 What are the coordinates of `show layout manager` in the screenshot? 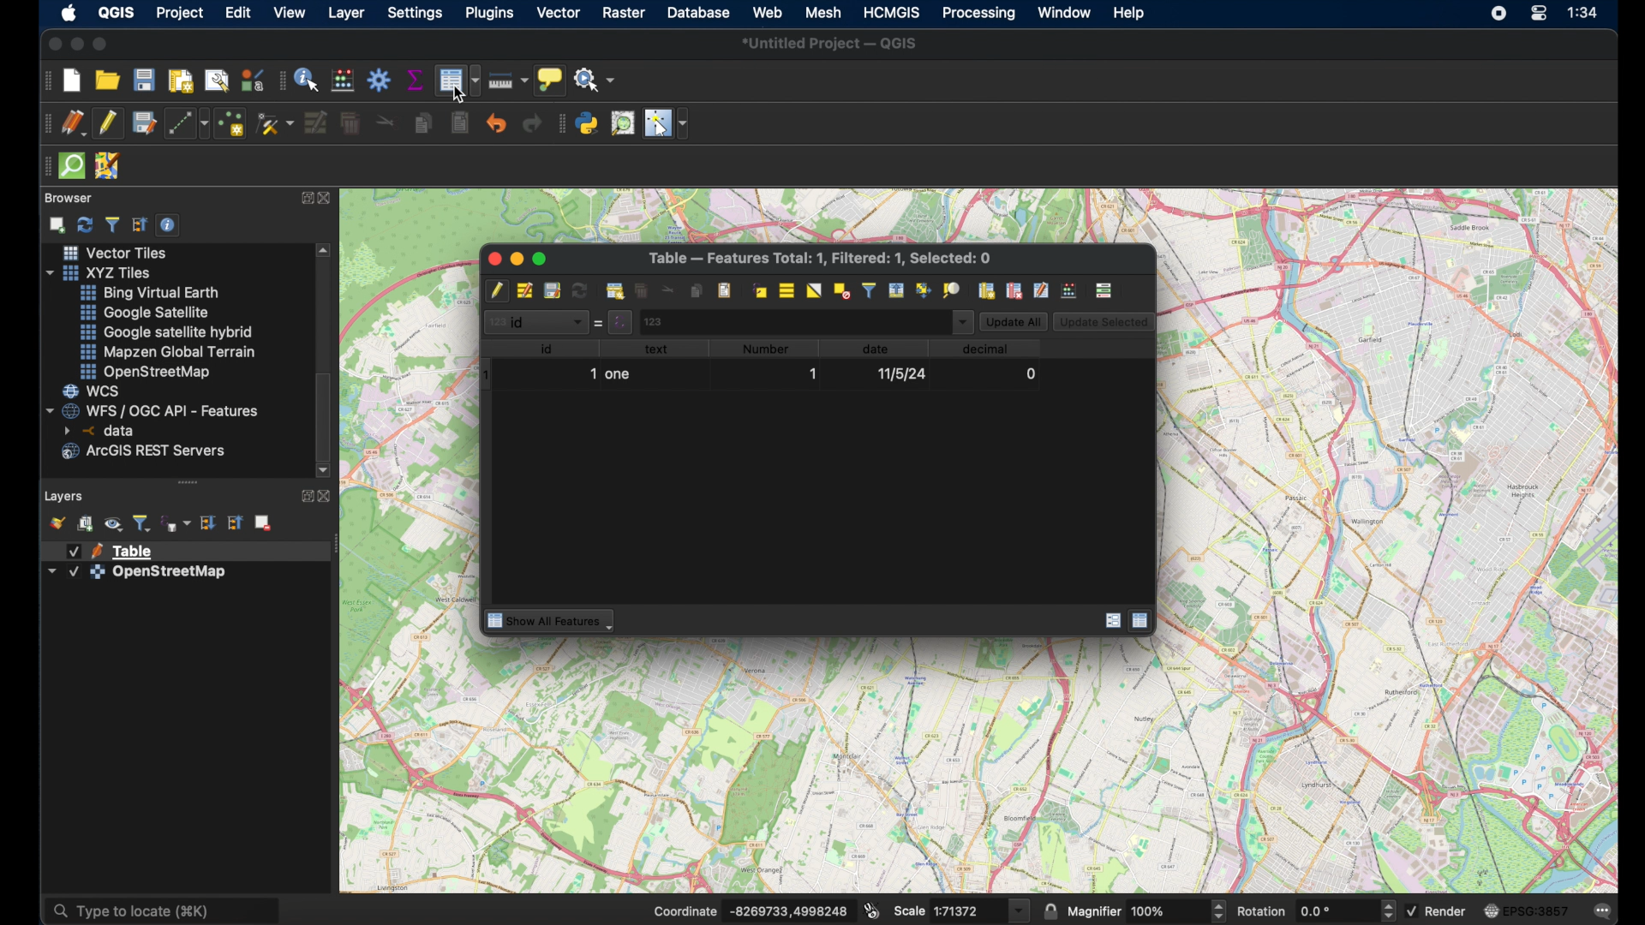 It's located at (217, 81).